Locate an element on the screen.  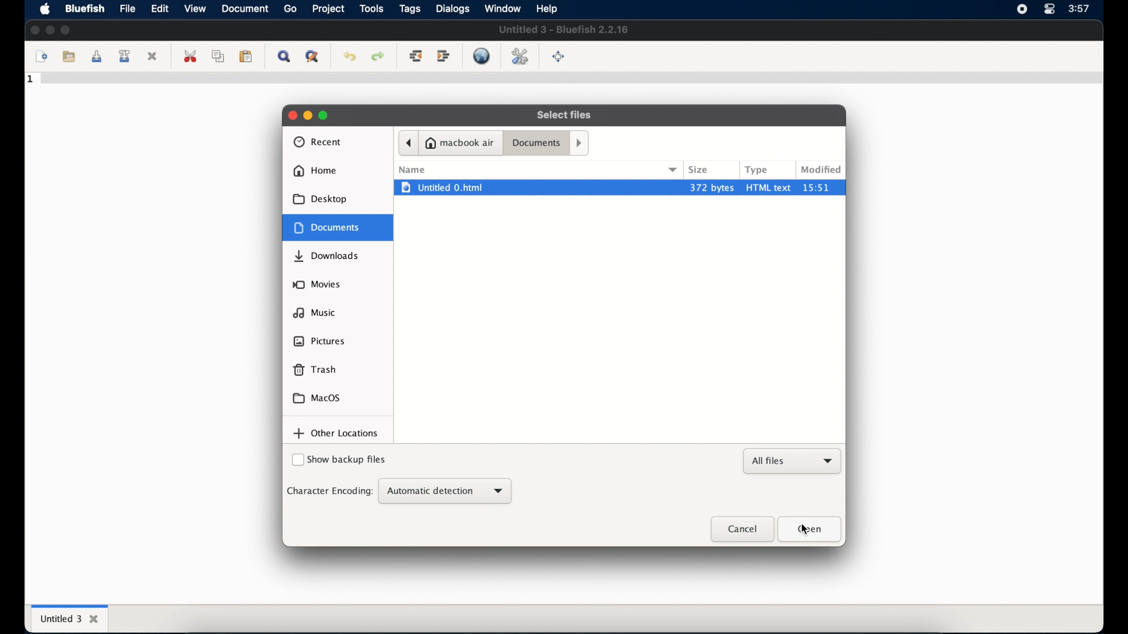
next is located at coordinates (580, 142).